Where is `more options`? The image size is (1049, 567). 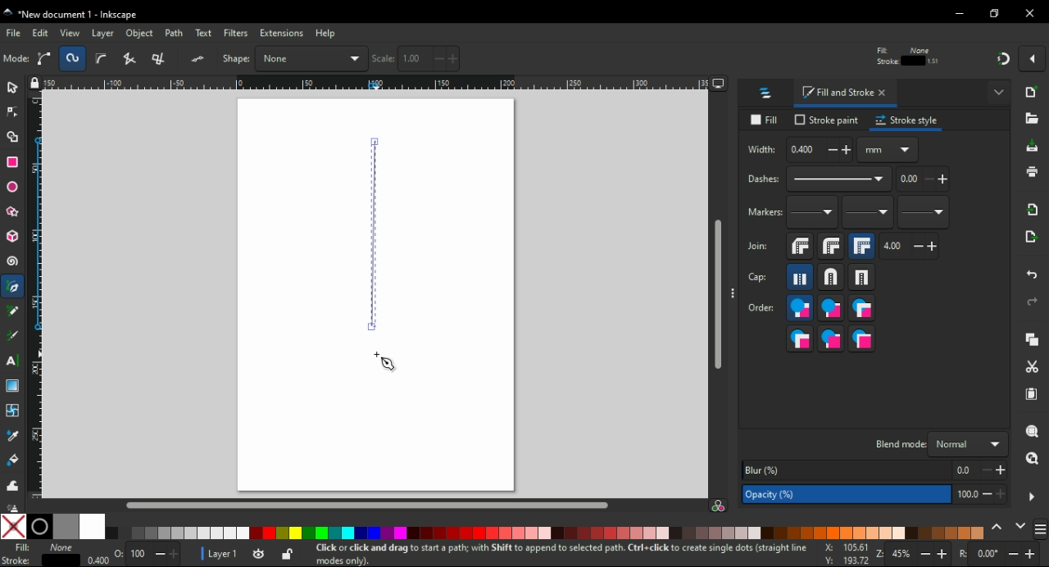
more options is located at coordinates (1000, 91).